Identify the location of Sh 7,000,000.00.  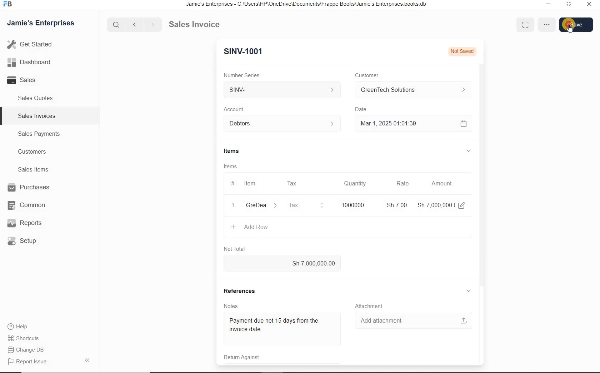
(282, 263).